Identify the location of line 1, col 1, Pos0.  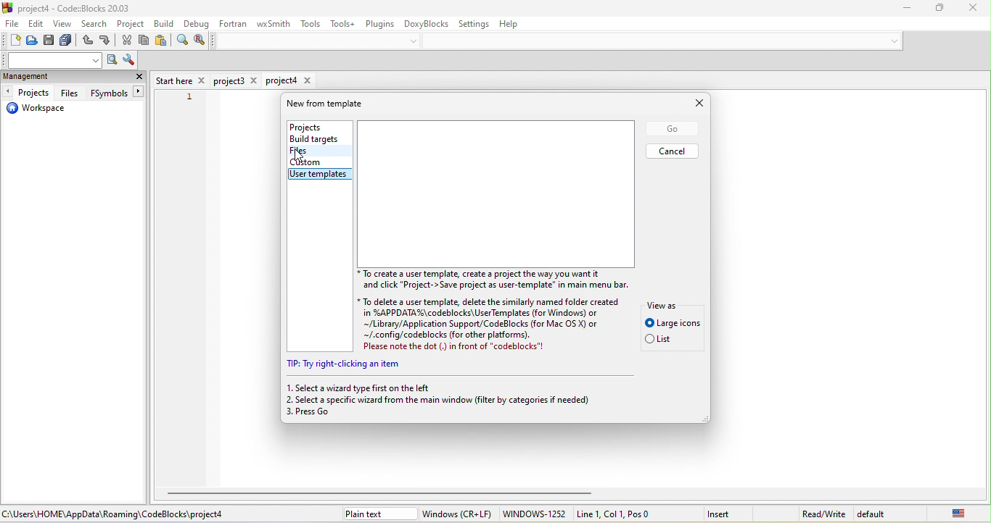
(630, 514).